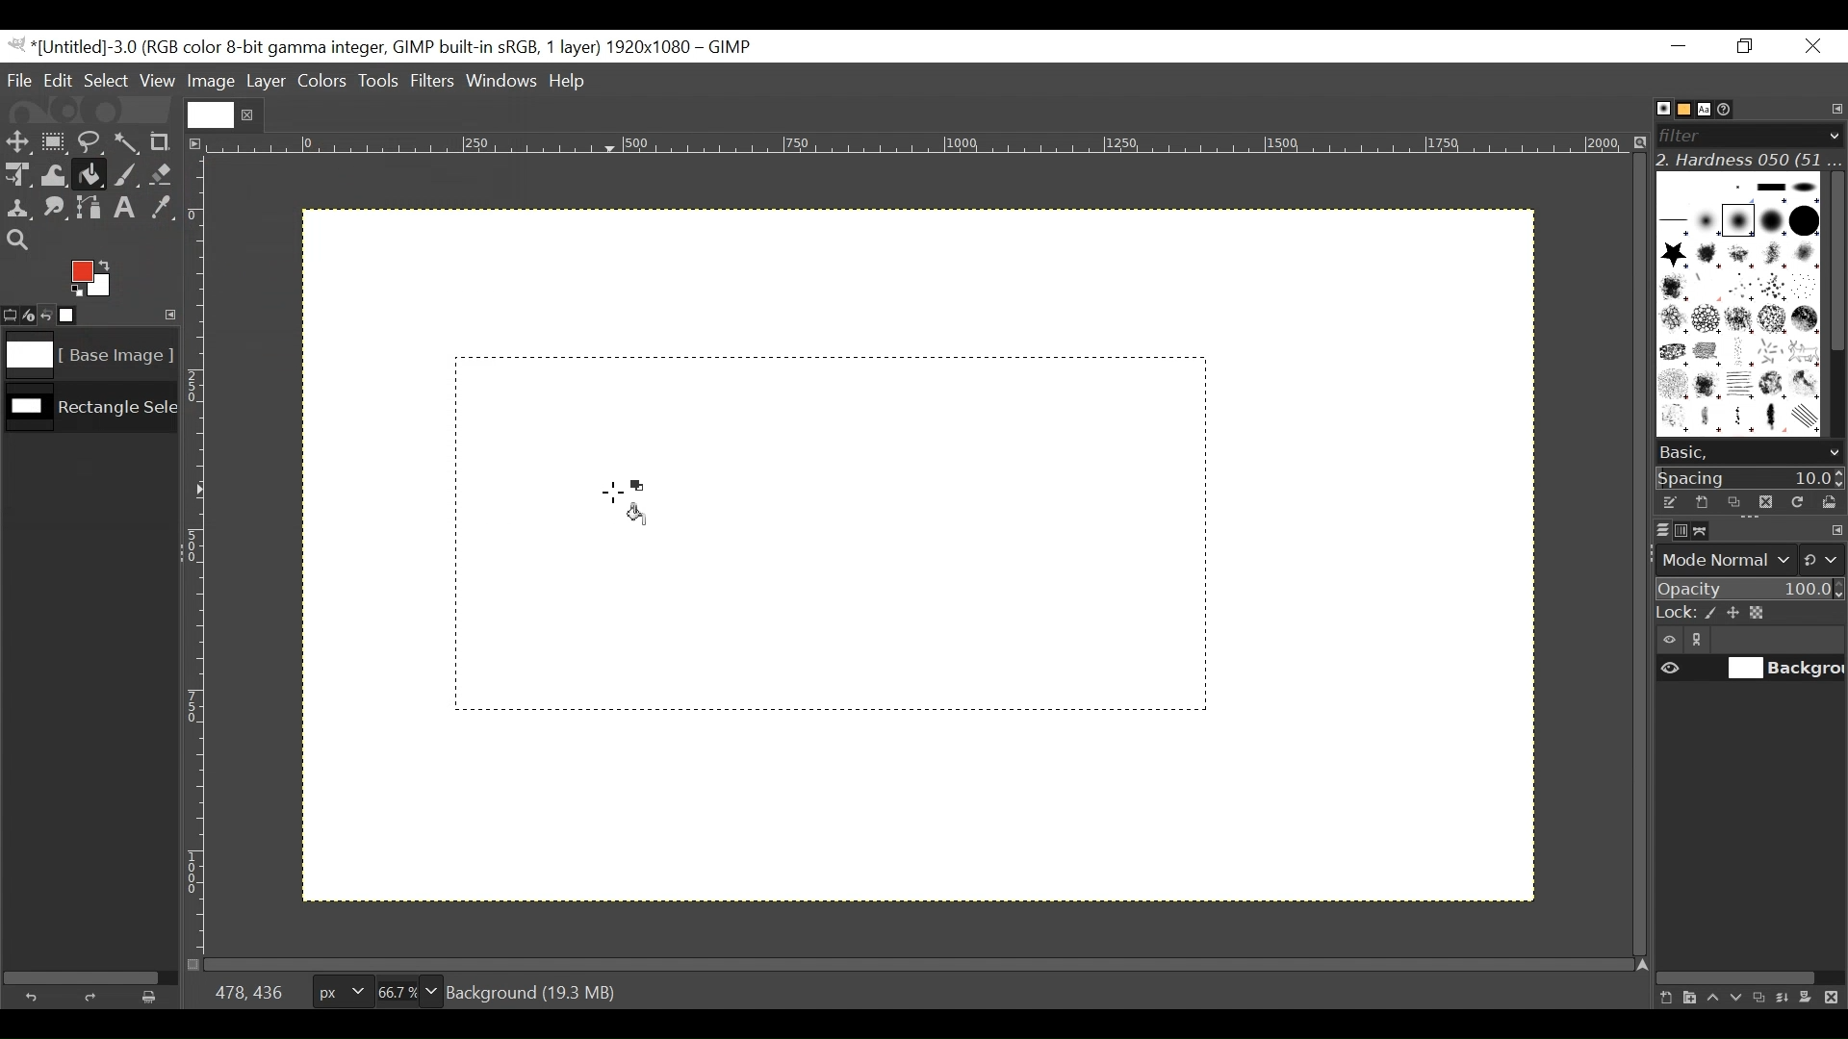 The width and height of the screenshot is (1848, 1039). Describe the element at coordinates (1707, 108) in the screenshot. I see `Fonts` at that location.